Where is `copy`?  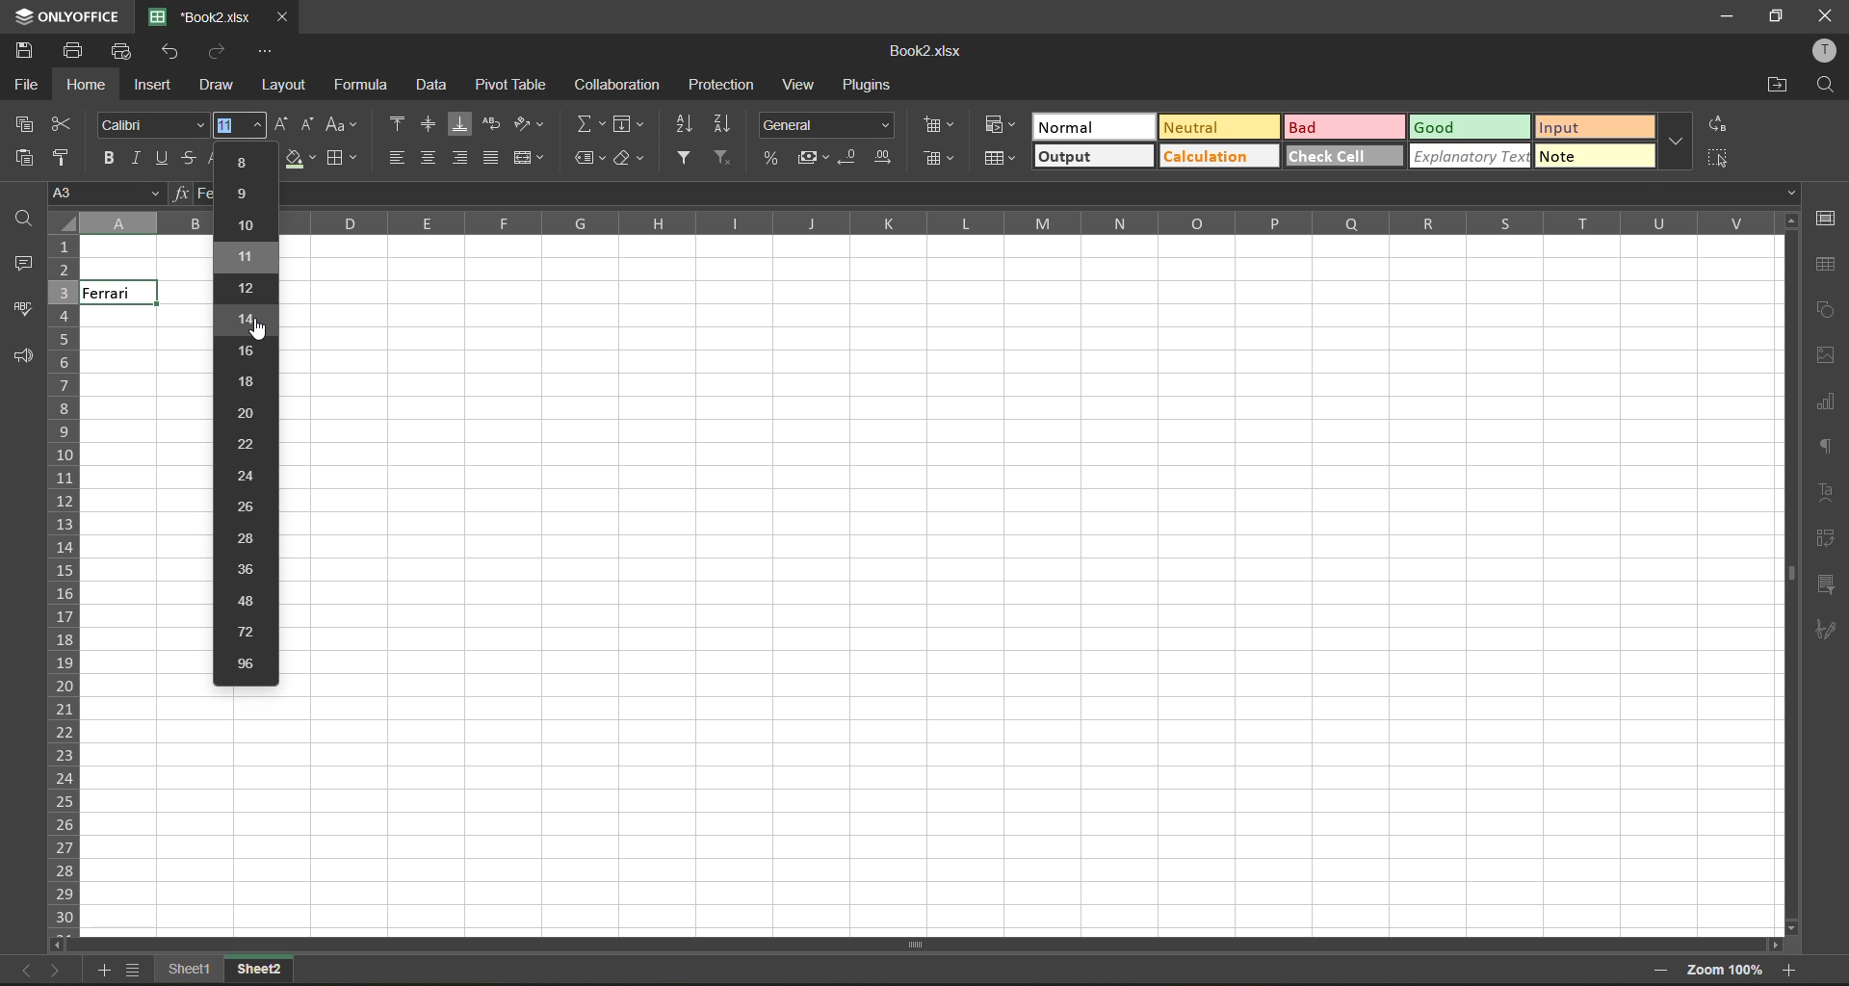 copy is located at coordinates (24, 122).